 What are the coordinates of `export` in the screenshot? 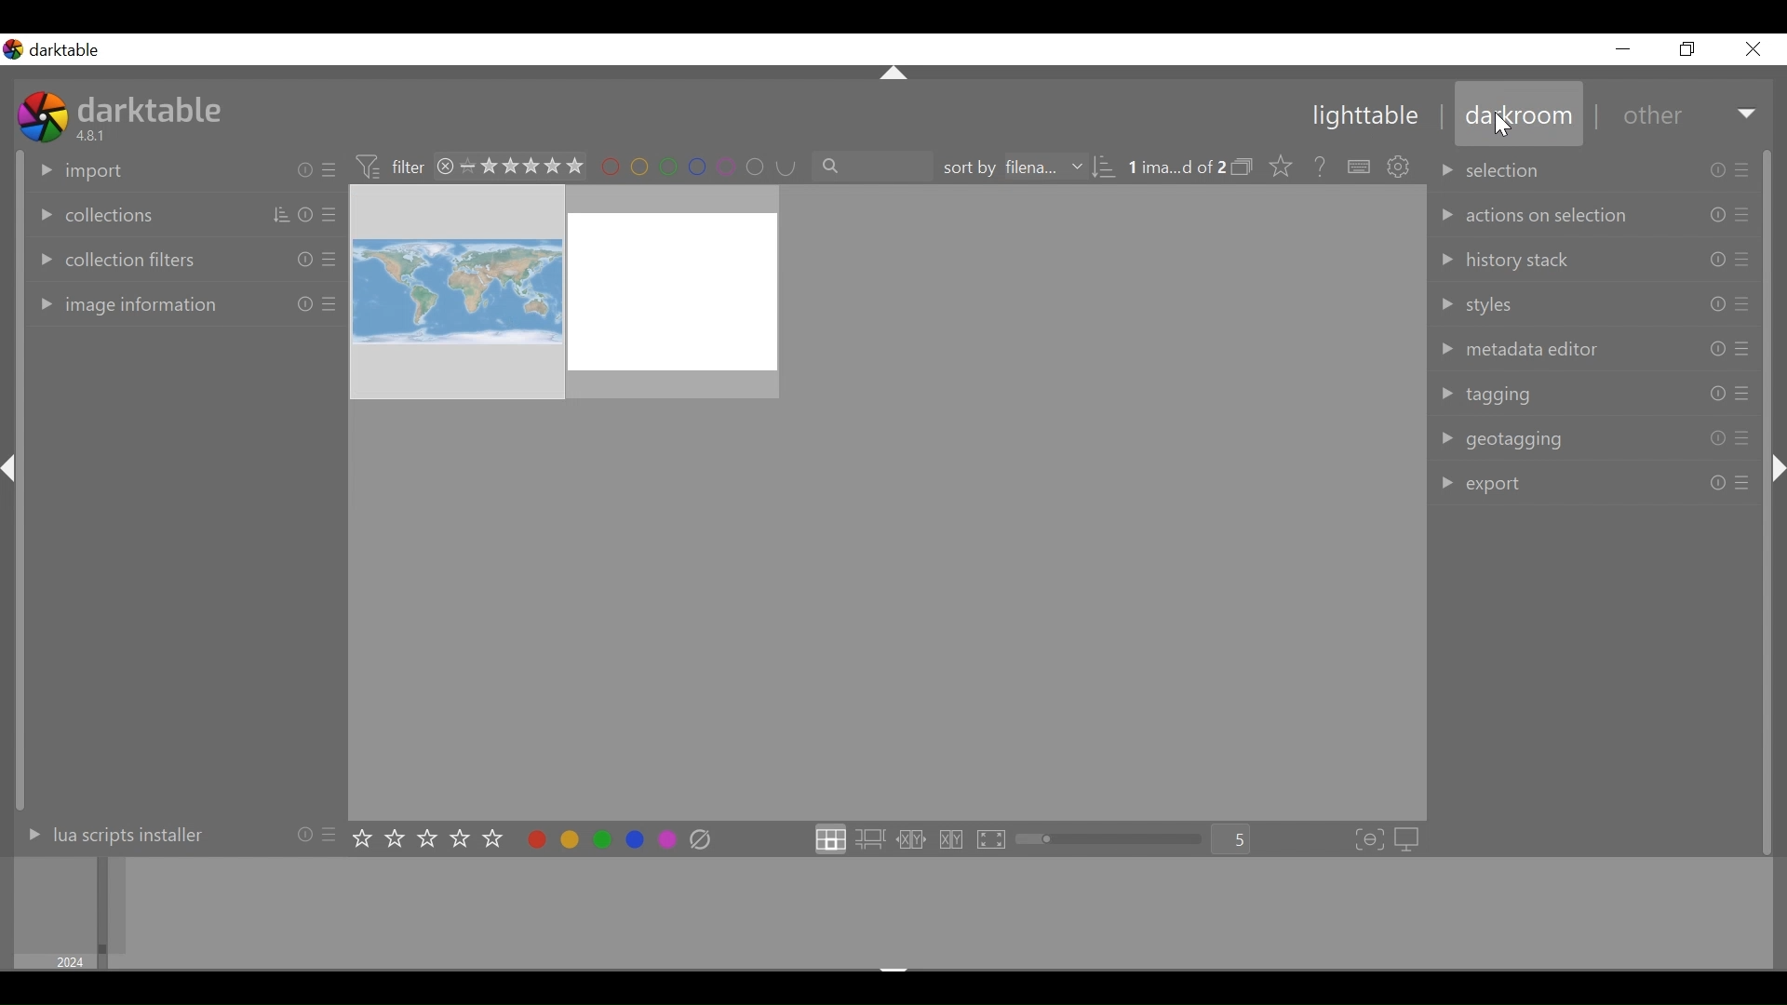 It's located at (1592, 482).